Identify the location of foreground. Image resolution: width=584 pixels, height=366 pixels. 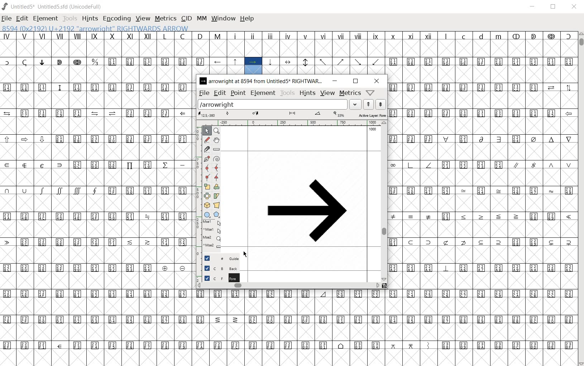
(219, 278).